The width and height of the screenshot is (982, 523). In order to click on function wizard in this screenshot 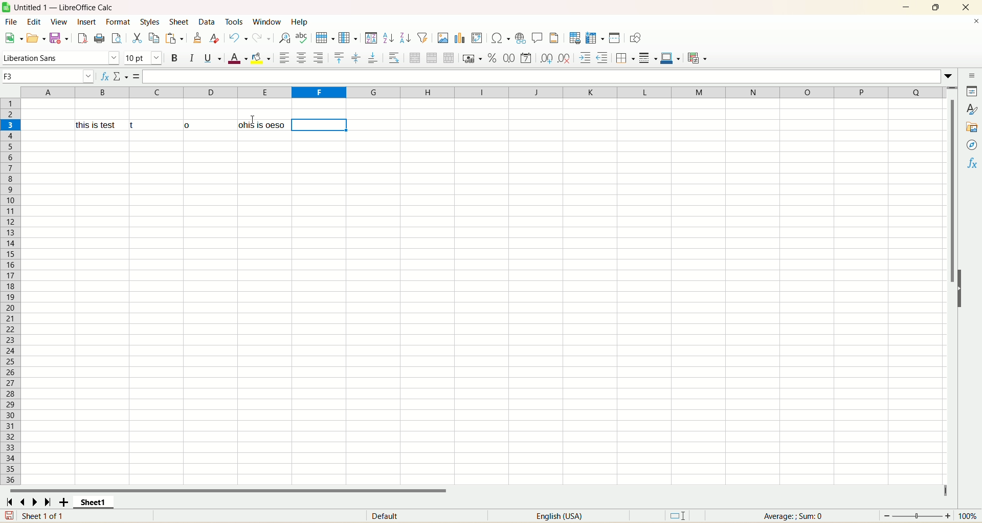, I will do `click(104, 78)`.